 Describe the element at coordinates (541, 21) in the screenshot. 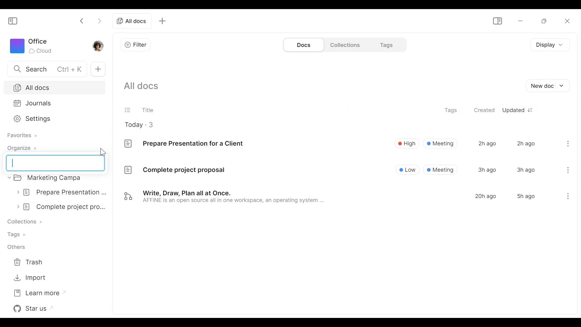

I see `Restore` at that location.